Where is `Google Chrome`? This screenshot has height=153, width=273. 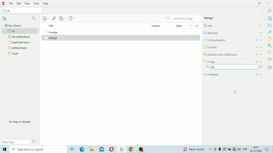 Google Chrome is located at coordinates (131, 149).